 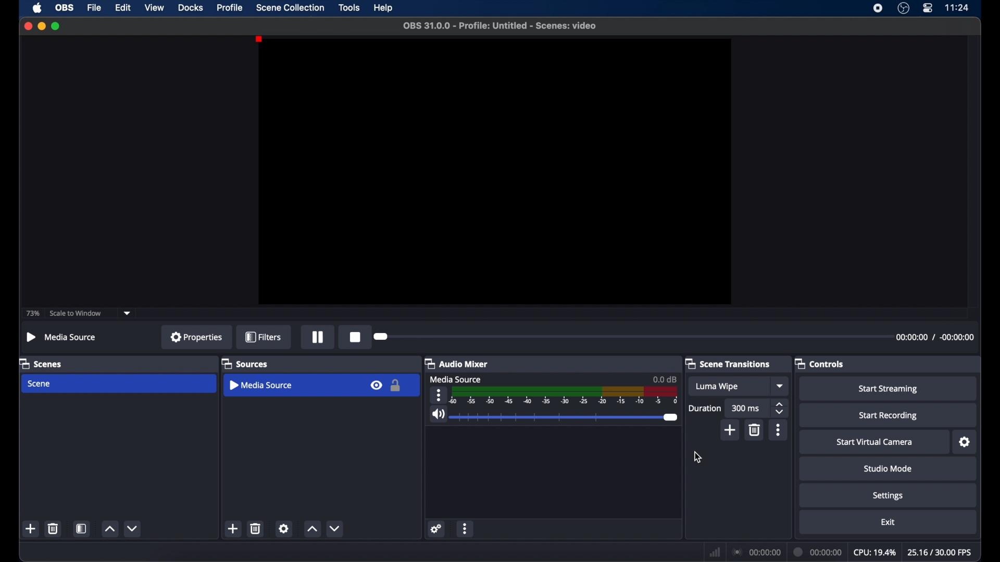 What do you see at coordinates (756, 553) in the screenshot?
I see `connection` at bounding box center [756, 553].